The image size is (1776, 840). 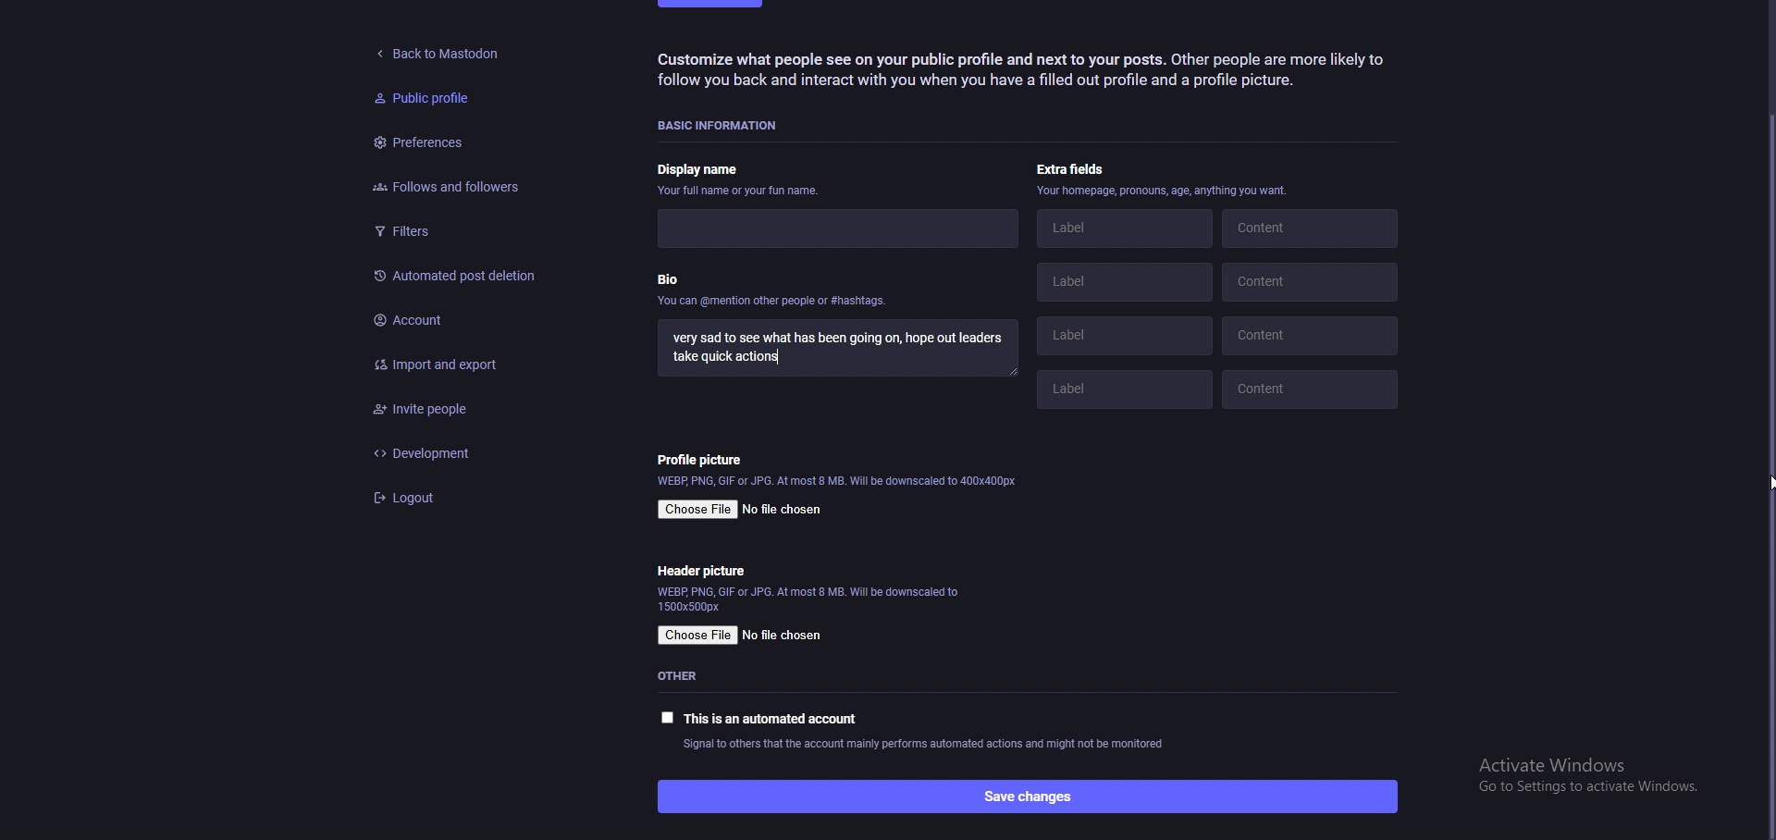 What do you see at coordinates (774, 294) in the screenshot?
I see `bio` at bounding box center [774, 294].